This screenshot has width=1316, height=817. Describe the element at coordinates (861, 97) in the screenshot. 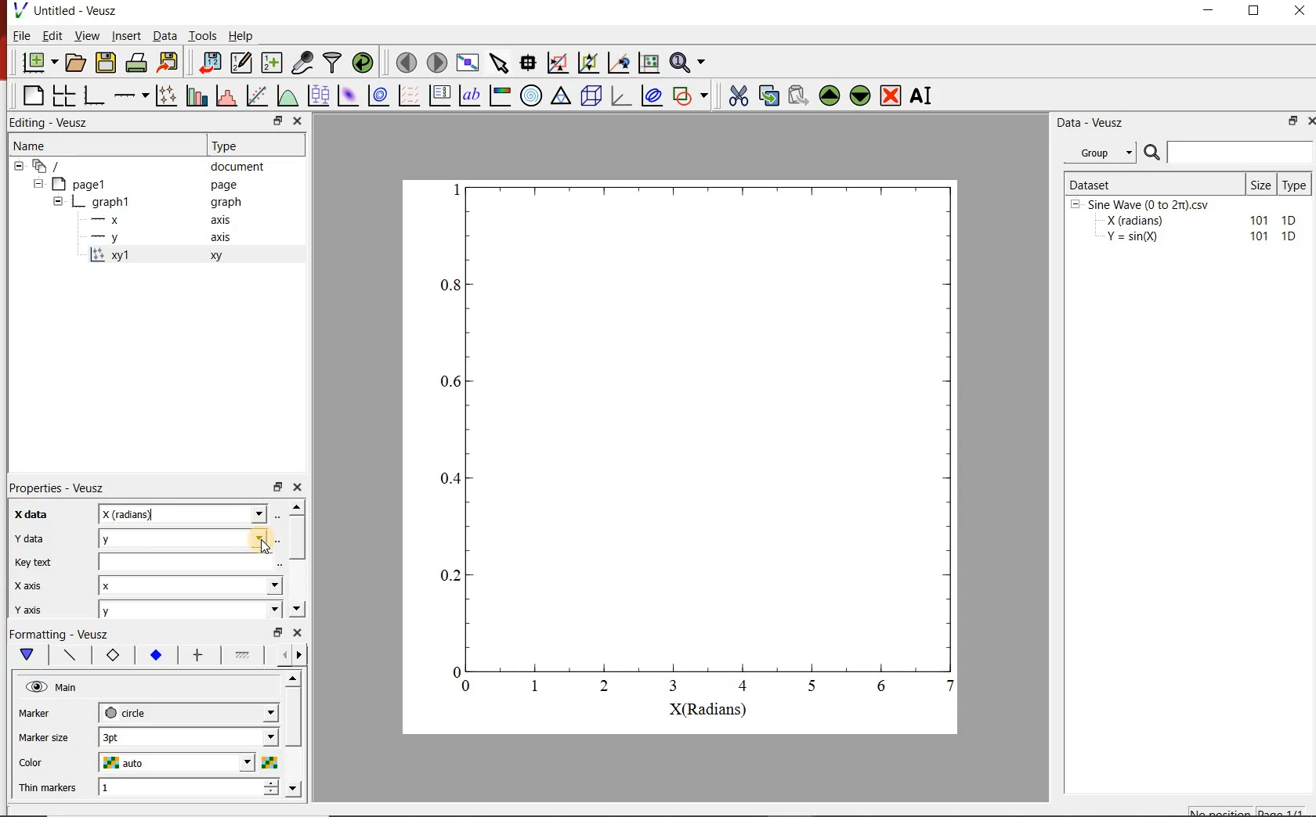

I see `move down` at that location.